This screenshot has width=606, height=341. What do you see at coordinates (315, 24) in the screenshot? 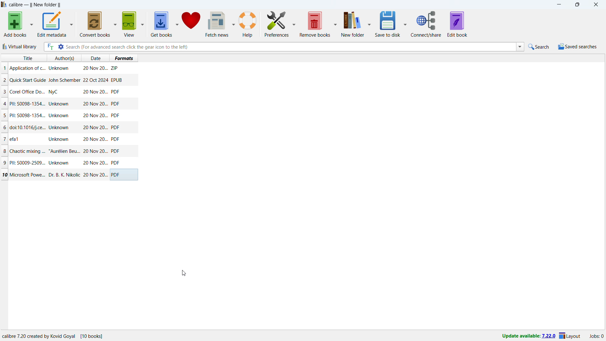
I see `remove books` at bounding box center [315, 24].